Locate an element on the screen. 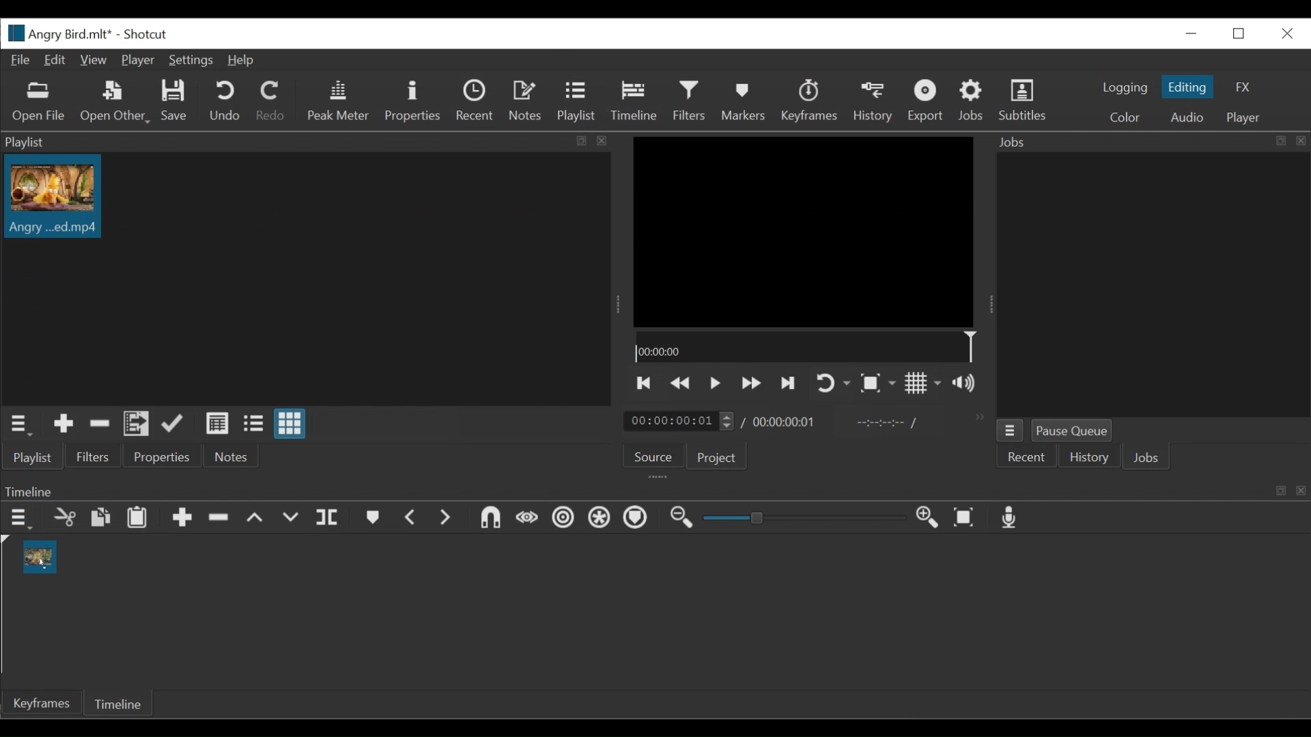  Record audio is located at coordinates (1010, 518).